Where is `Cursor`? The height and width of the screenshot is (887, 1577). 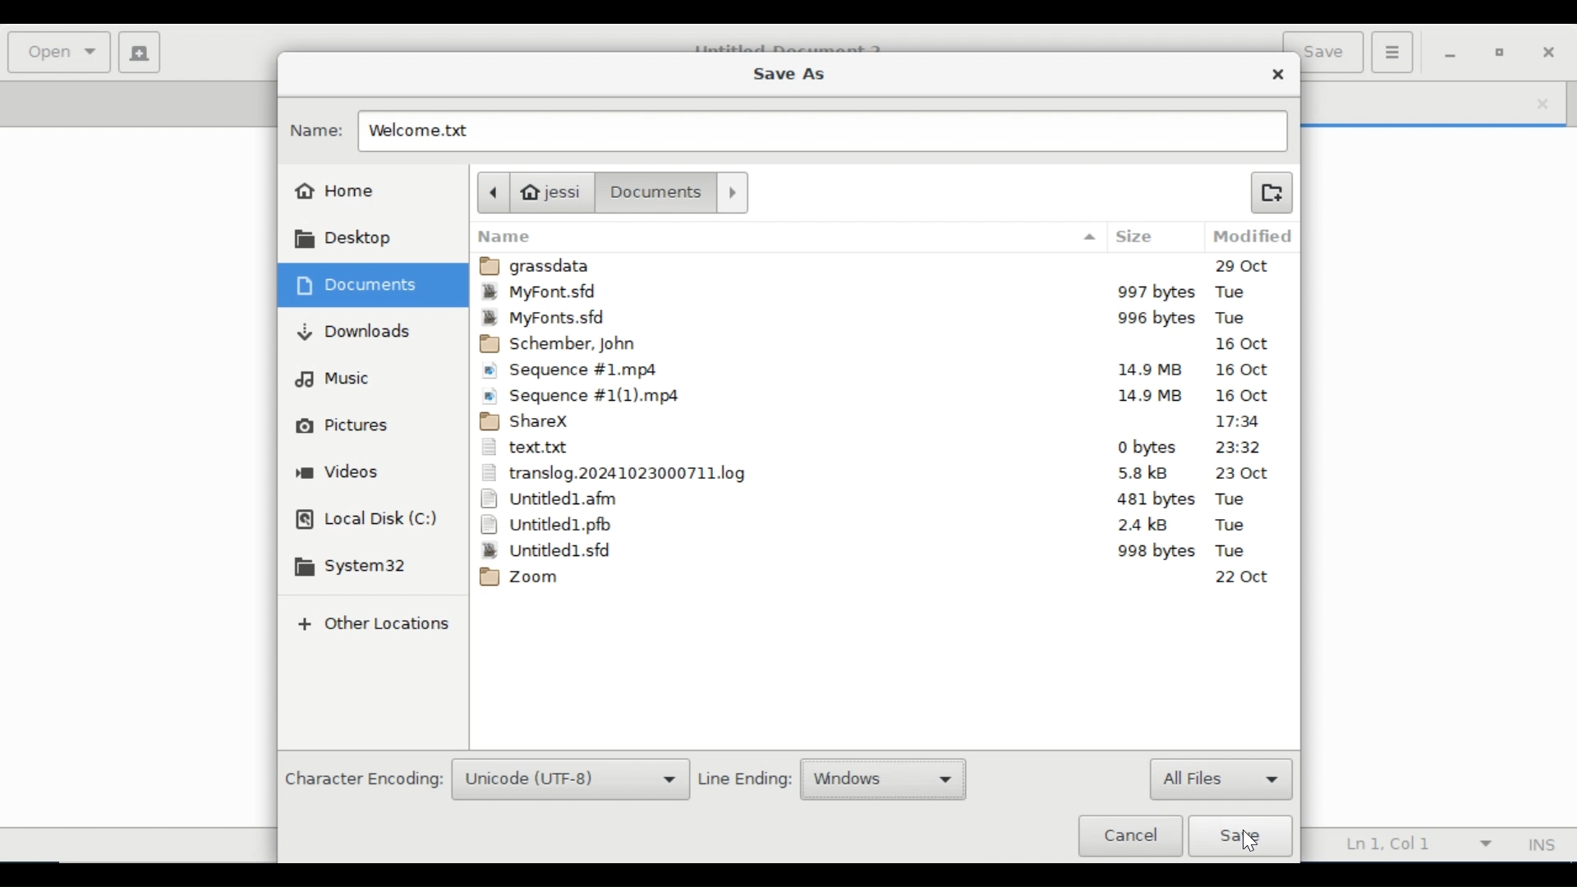 Cursor is located at coordinates (1250, 843).